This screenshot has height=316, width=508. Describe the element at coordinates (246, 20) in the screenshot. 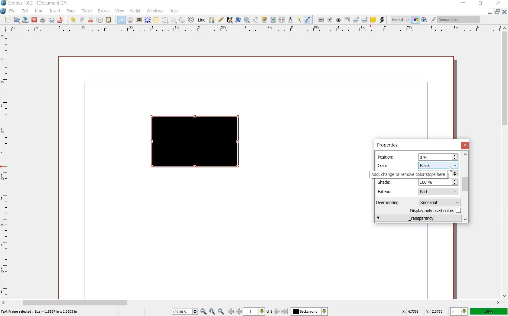

I see `zoom in or out` at that location.